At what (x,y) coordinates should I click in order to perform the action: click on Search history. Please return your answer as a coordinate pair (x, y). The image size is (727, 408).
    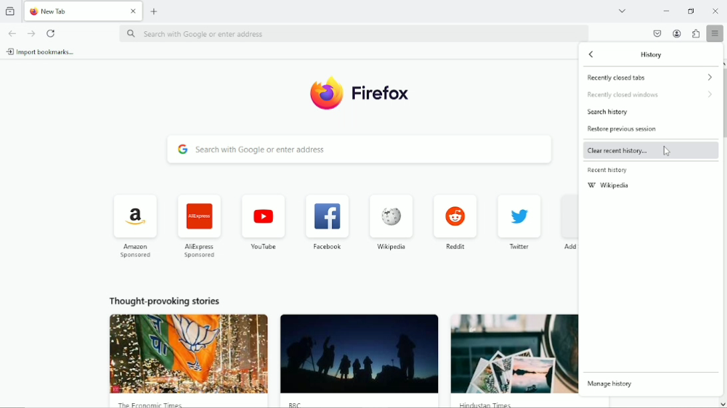
    Looking at the image, I should click on (609, 113).